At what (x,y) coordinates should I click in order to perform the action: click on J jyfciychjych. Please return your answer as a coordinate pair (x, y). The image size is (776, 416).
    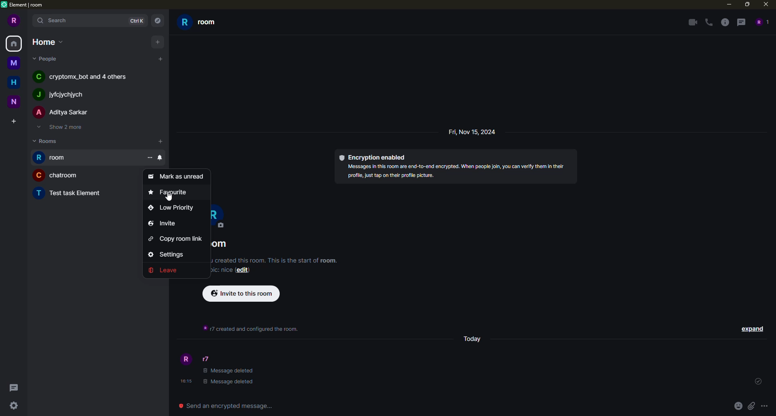
    Looking at the image, I should click on (60, 94).